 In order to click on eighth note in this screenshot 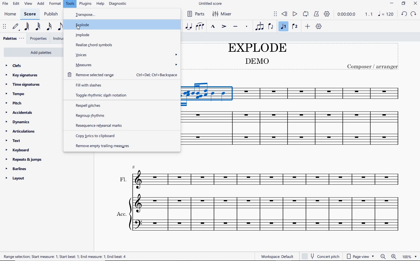, I will do `click(61, 27)`.